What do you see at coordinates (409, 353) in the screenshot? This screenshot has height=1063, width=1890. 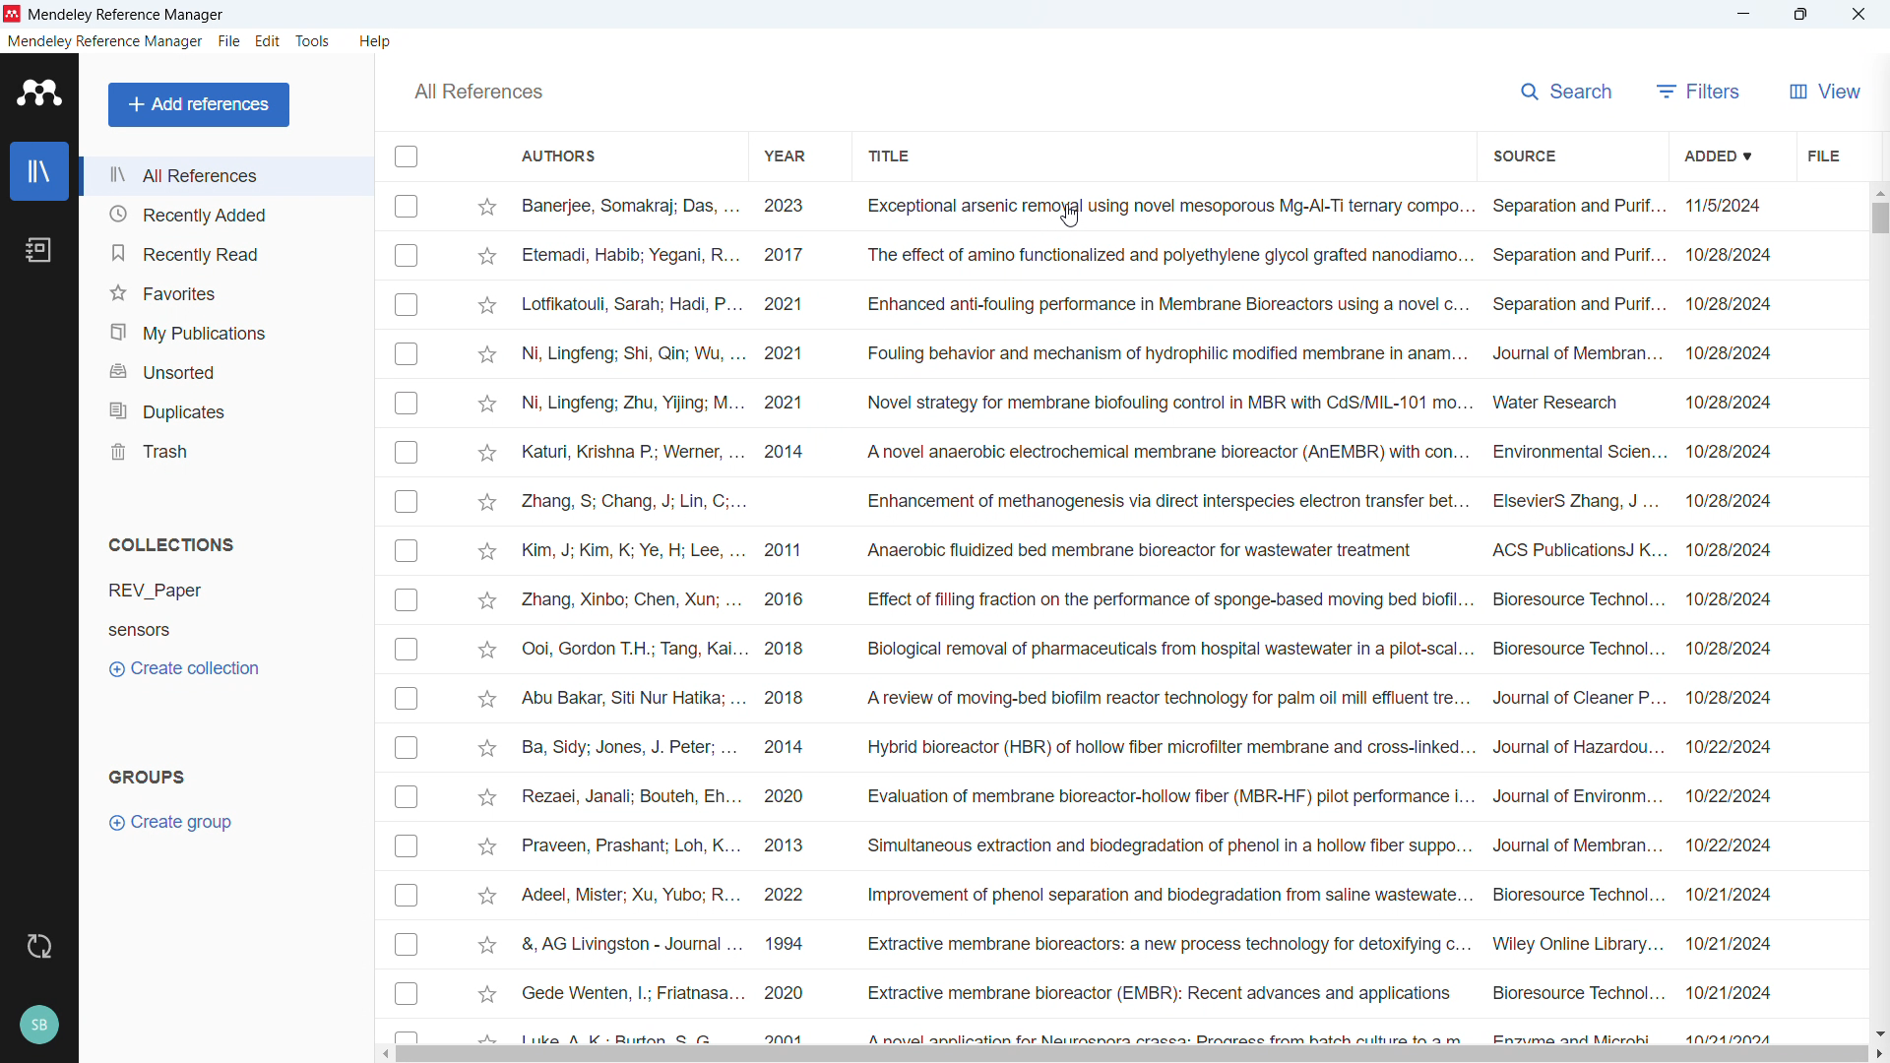 I see `click to select individual entry` at bounding box center [409, 353].